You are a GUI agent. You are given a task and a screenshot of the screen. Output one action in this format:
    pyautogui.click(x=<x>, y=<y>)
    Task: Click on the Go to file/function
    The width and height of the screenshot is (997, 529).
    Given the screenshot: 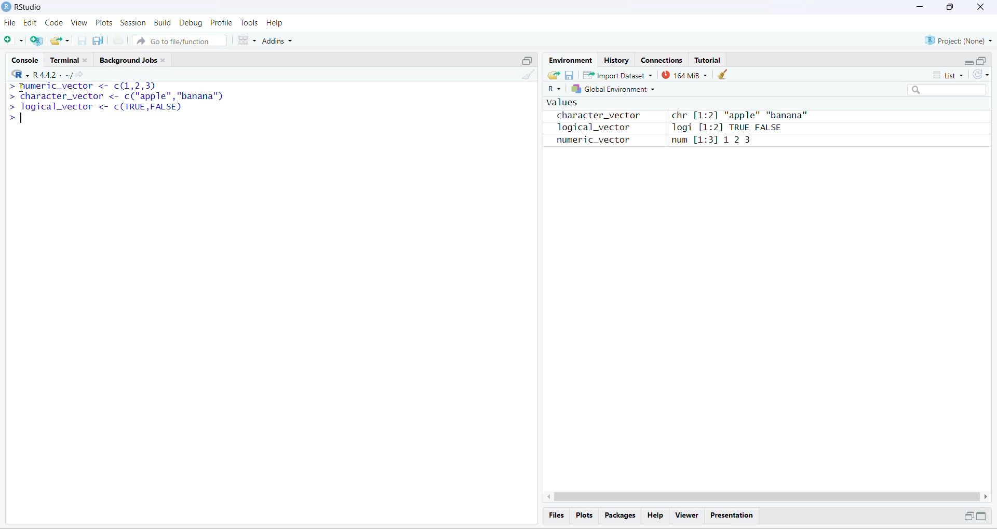 What is the action you would take?
    pyautogui.click(x=179, y=41)
    